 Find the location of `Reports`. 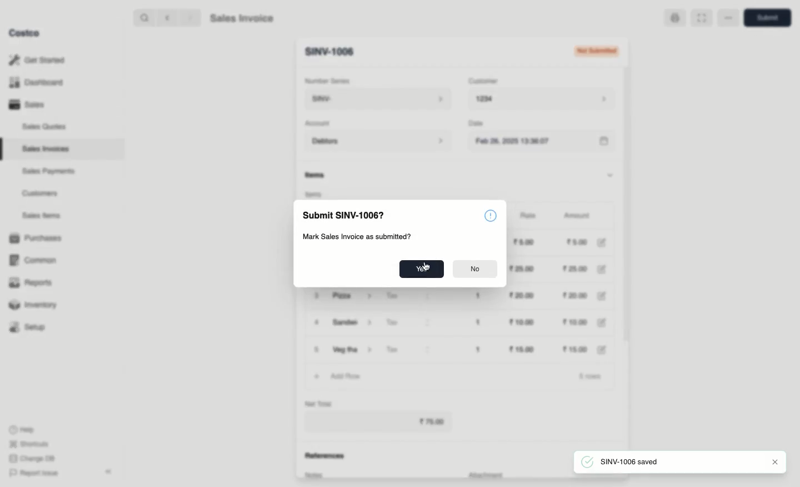

Reports is located at coordinates (31, 284).